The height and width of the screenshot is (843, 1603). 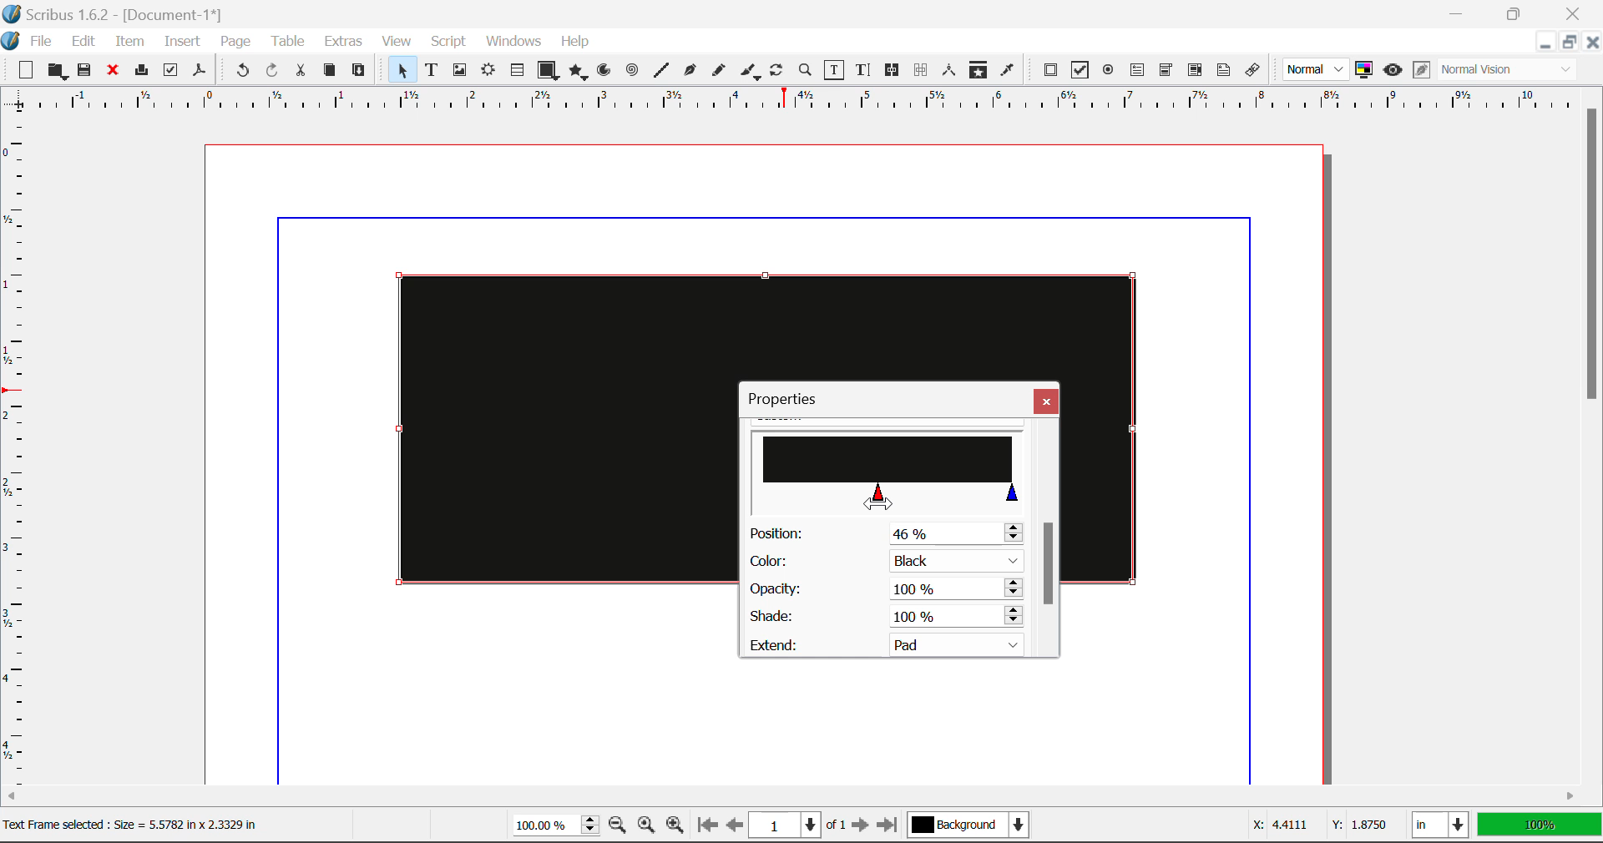 I want to click on Text Frame Color Changed, so click(x=541, y=427).